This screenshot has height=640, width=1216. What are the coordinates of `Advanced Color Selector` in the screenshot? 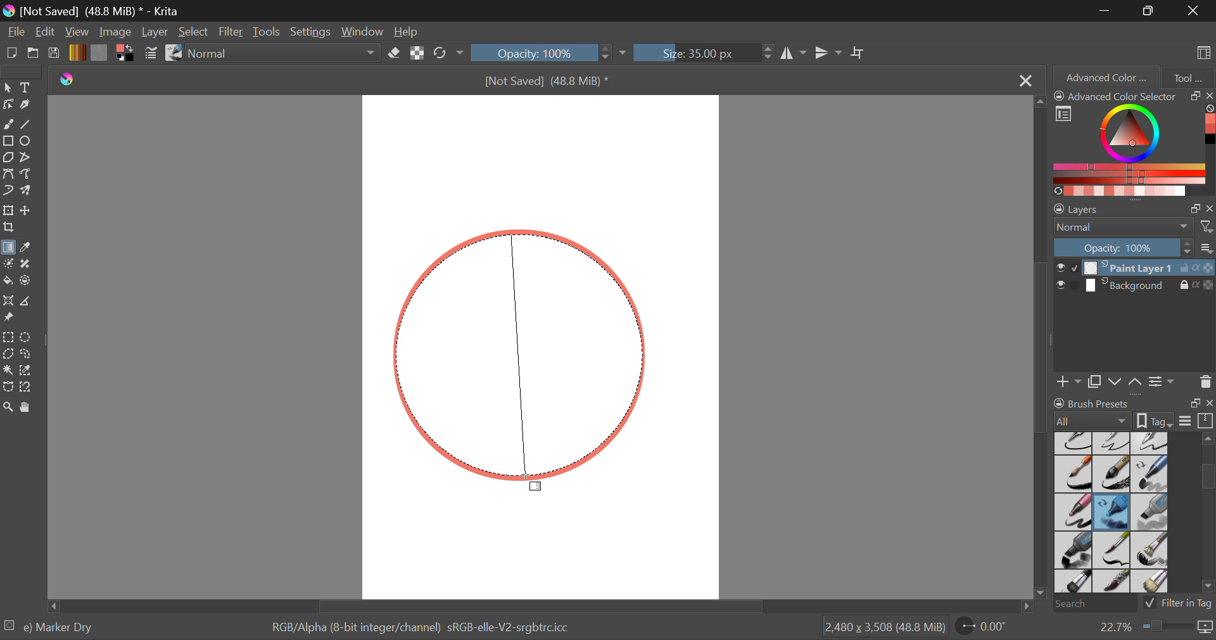 It's located at (1134, 143).